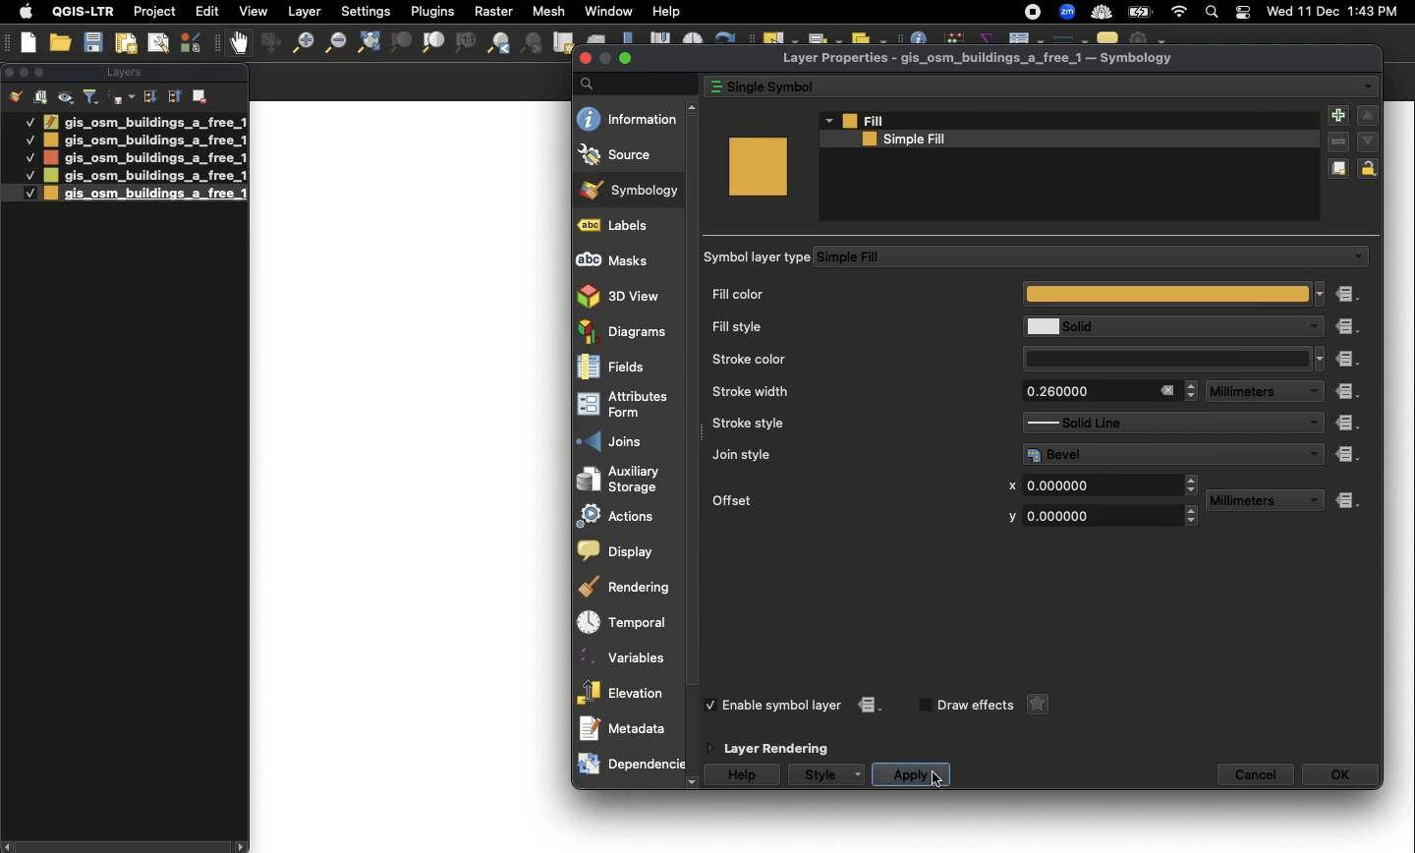  I want to click on Drop down, so click(827, 120).